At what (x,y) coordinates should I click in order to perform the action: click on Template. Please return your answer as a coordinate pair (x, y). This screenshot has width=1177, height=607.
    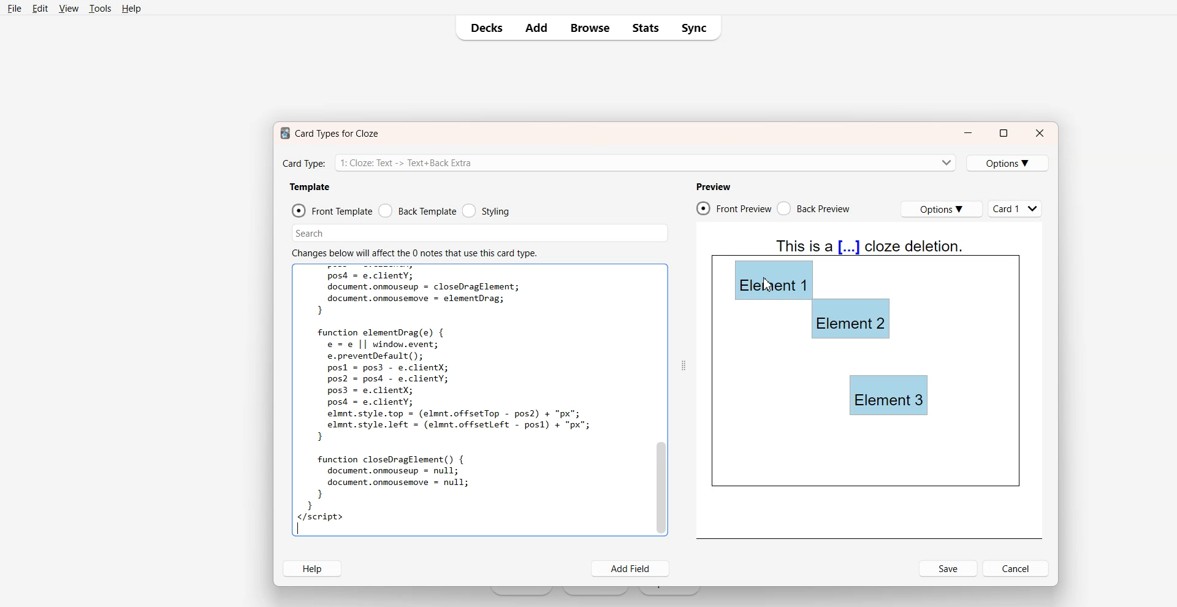
    Looking at the image, I should click on (310, 187).